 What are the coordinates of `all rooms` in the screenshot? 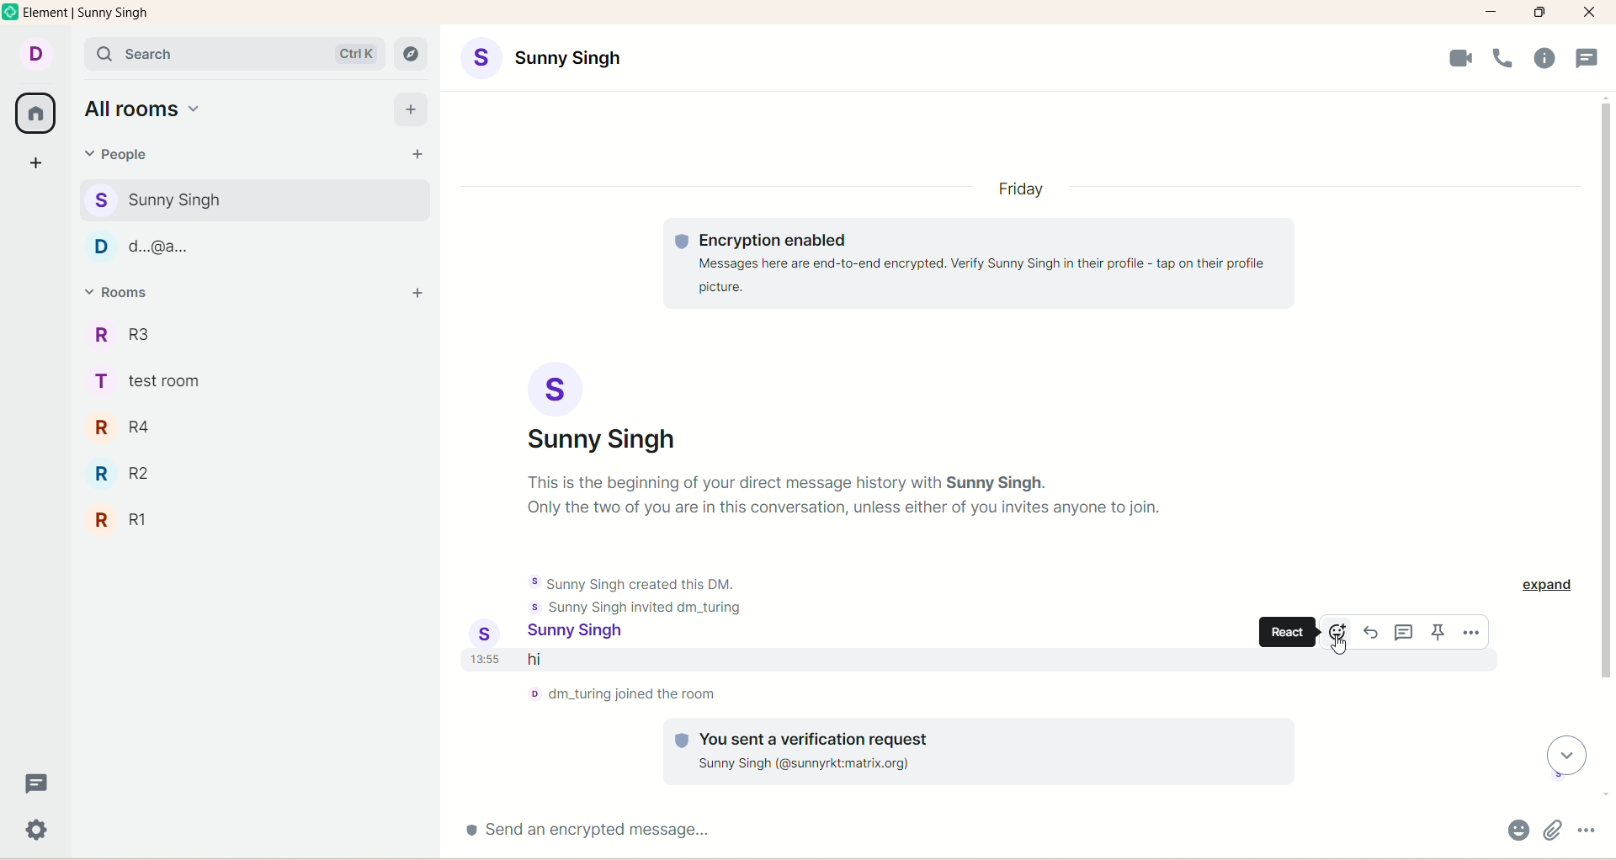 It's located at (146, 108).